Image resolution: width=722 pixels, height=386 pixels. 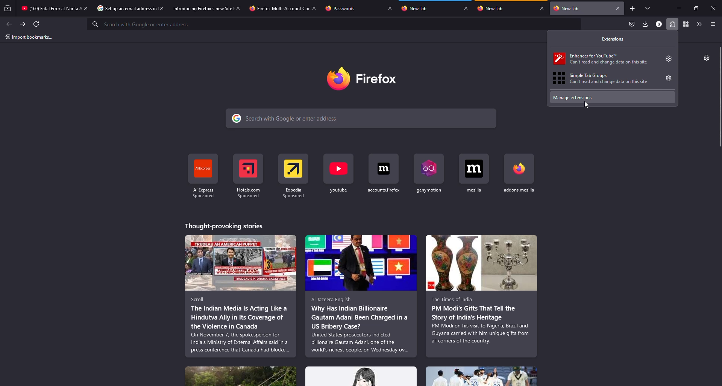 What do you see at coordinates (361, 80) in the screenshot?
I see `firefox` at bounding box center [361, 80].